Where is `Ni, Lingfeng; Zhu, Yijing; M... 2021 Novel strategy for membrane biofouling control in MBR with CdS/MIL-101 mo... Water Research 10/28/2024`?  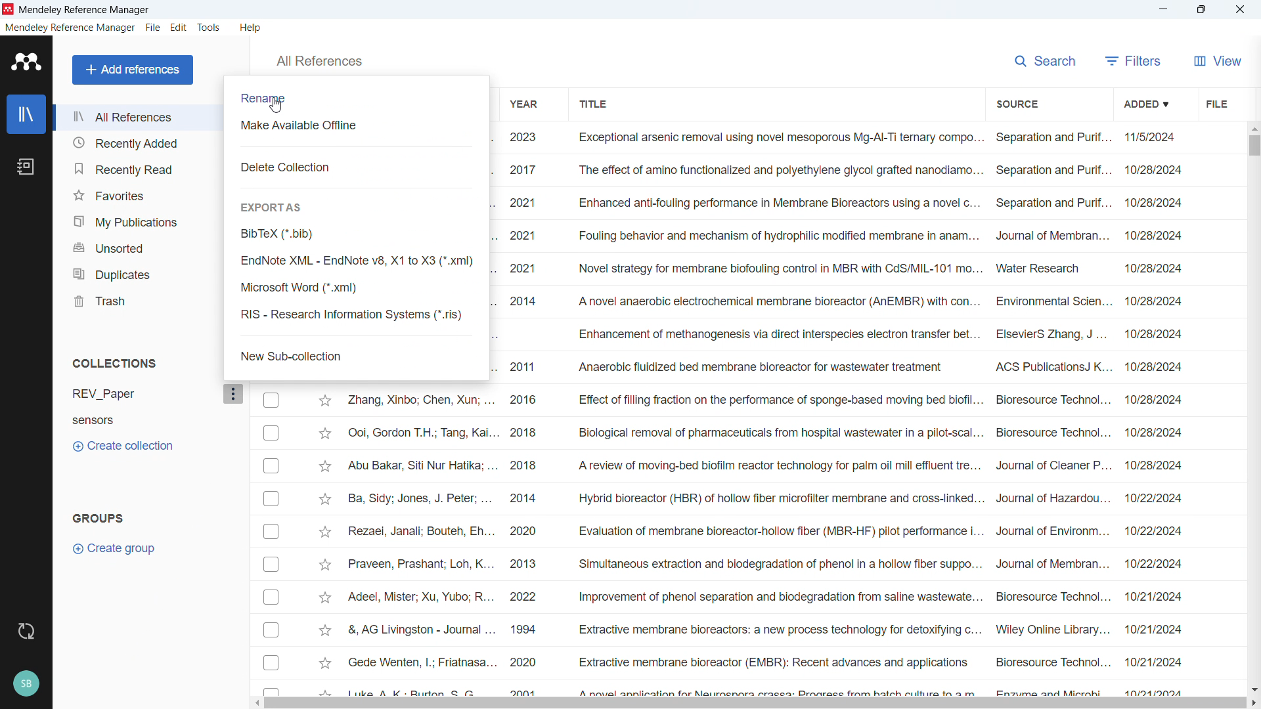 Ni, Lingfeng; Zhu, Yijing; M... 2021 Novel strategy for membrane biofouling control in MBR with CdS/MIL-101 mo... Water Research 10/28/2024 is located at coordinates (841, 269).